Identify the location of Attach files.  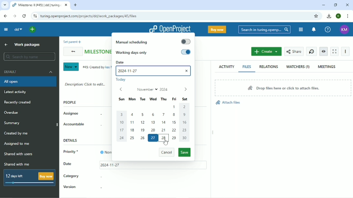
(228, 103).